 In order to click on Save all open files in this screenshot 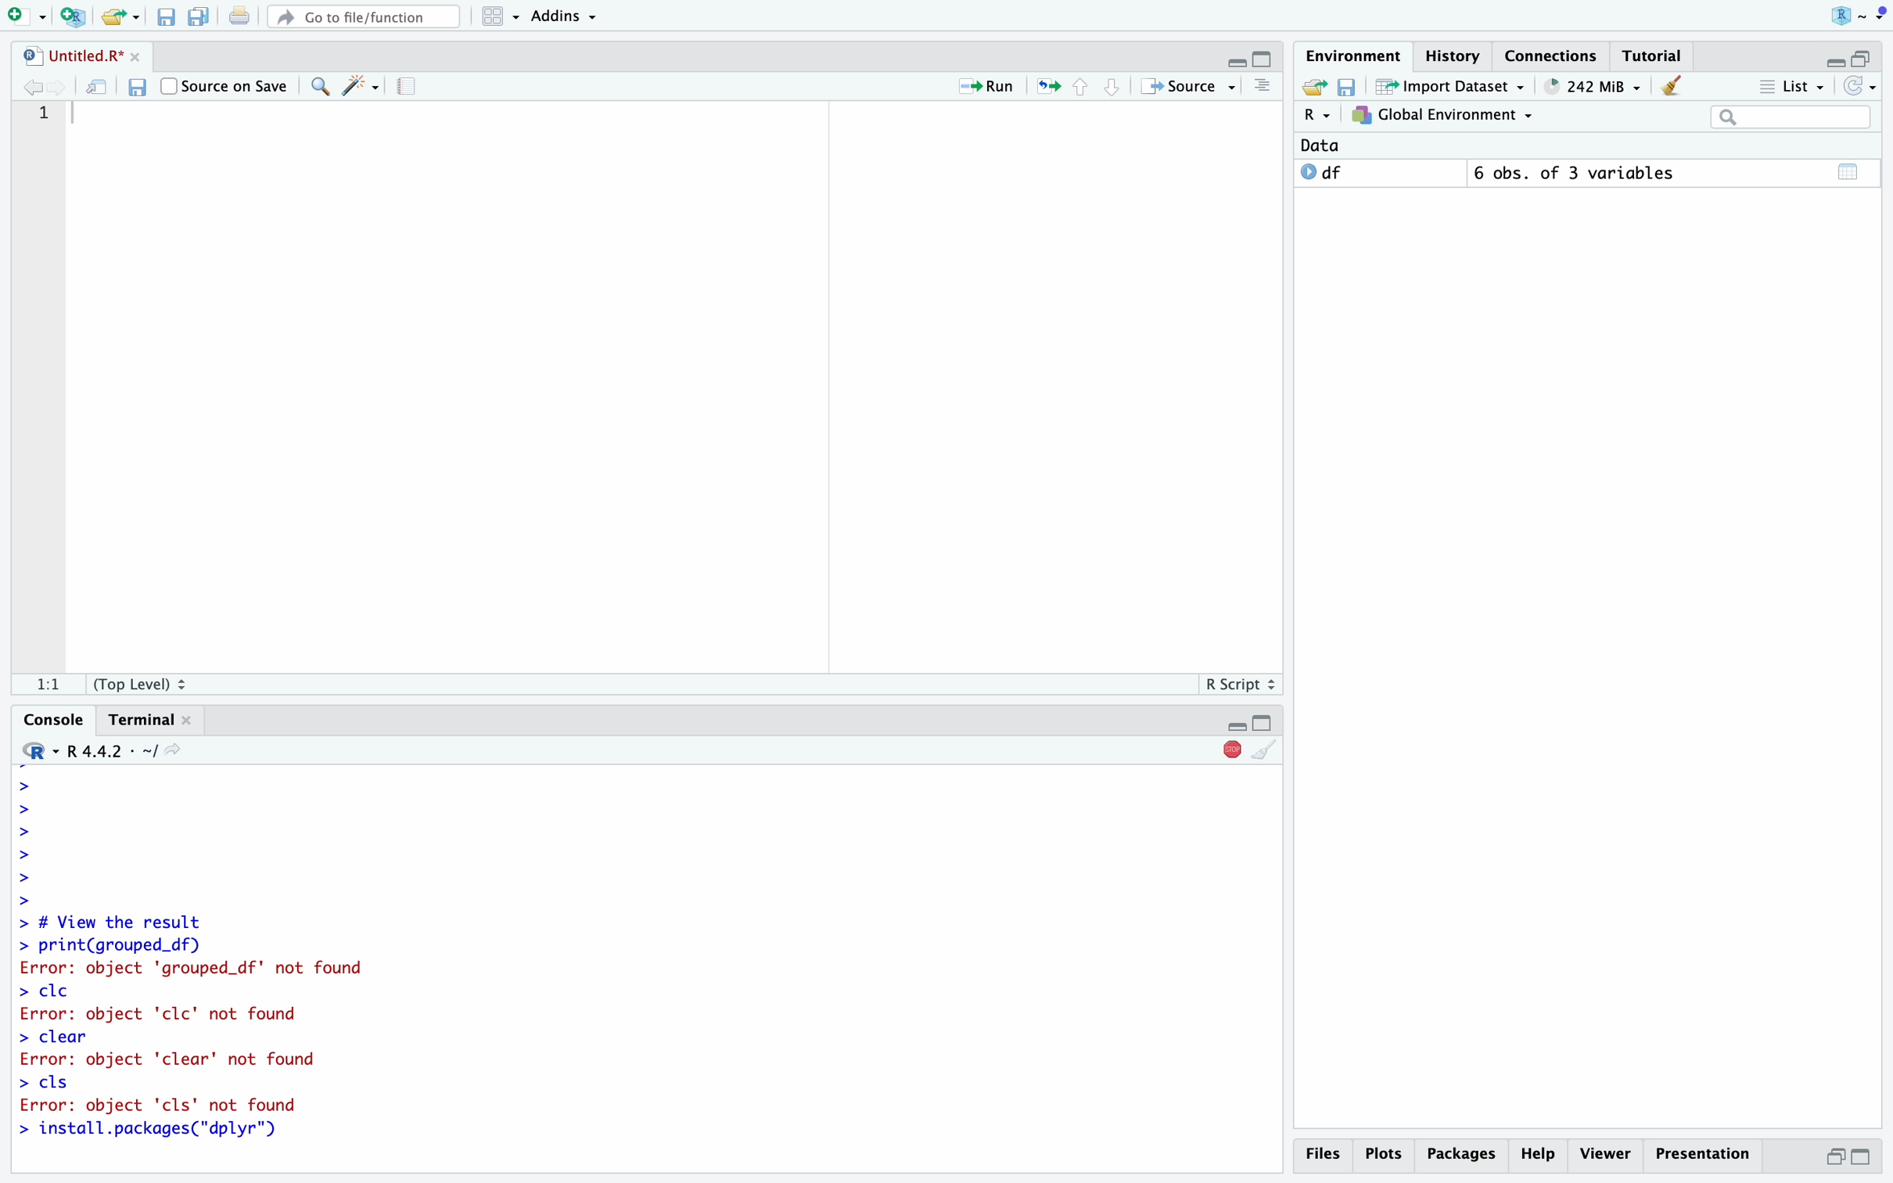, I will do `click(199, 16)`.